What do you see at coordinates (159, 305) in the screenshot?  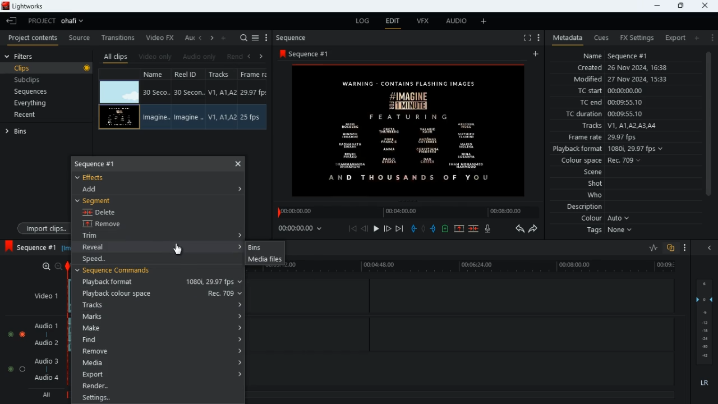 I see `tracks` at bounding box center [159, 305].